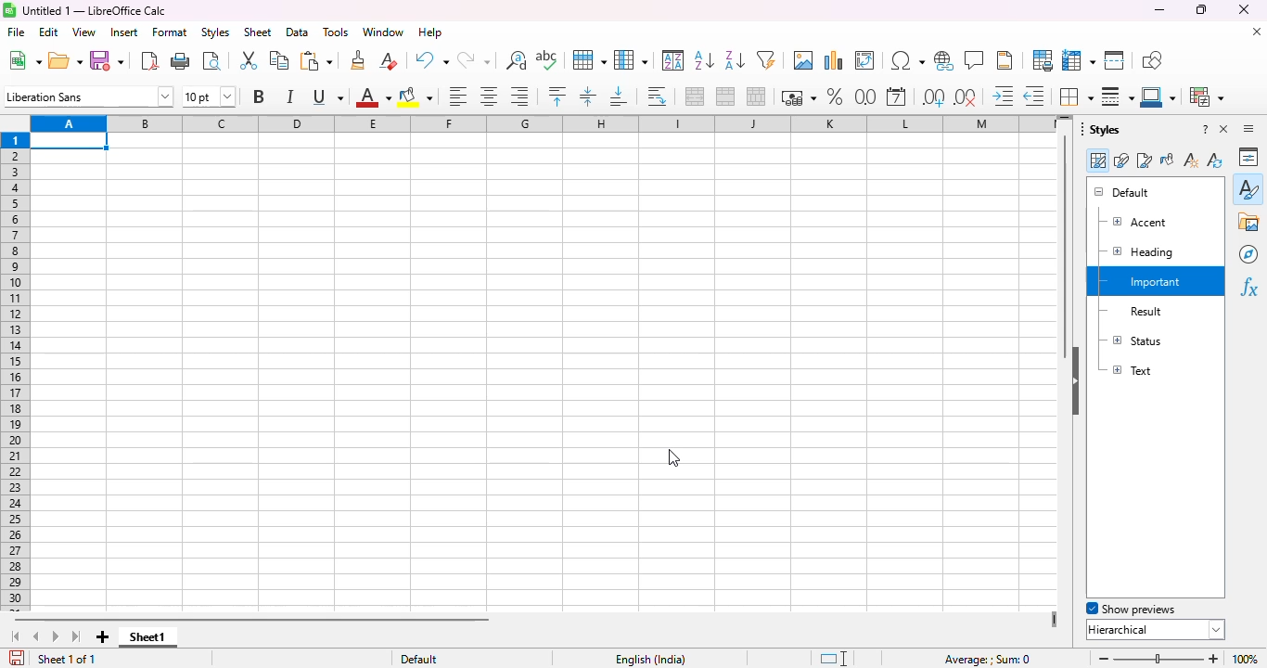 This screenshot has width=1267, height=668. Describe the element at coordinates (907, 60) in the screenshot. I see `insert special characters` at that location.